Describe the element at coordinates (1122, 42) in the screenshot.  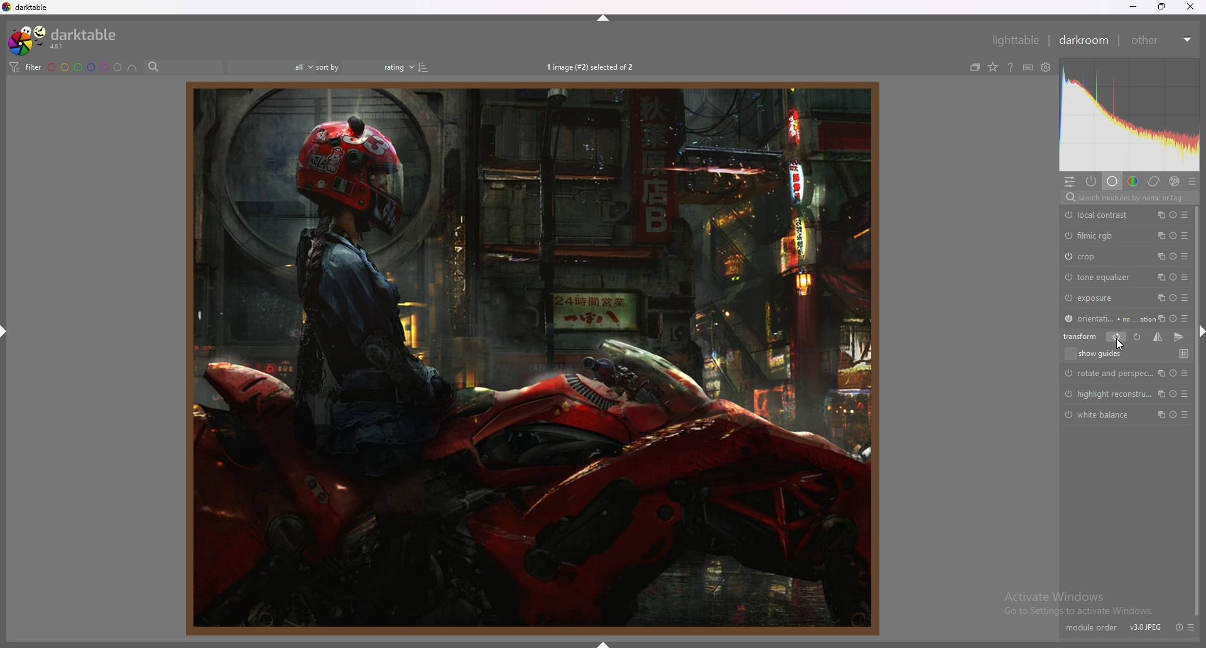
I see `divider` at that location.